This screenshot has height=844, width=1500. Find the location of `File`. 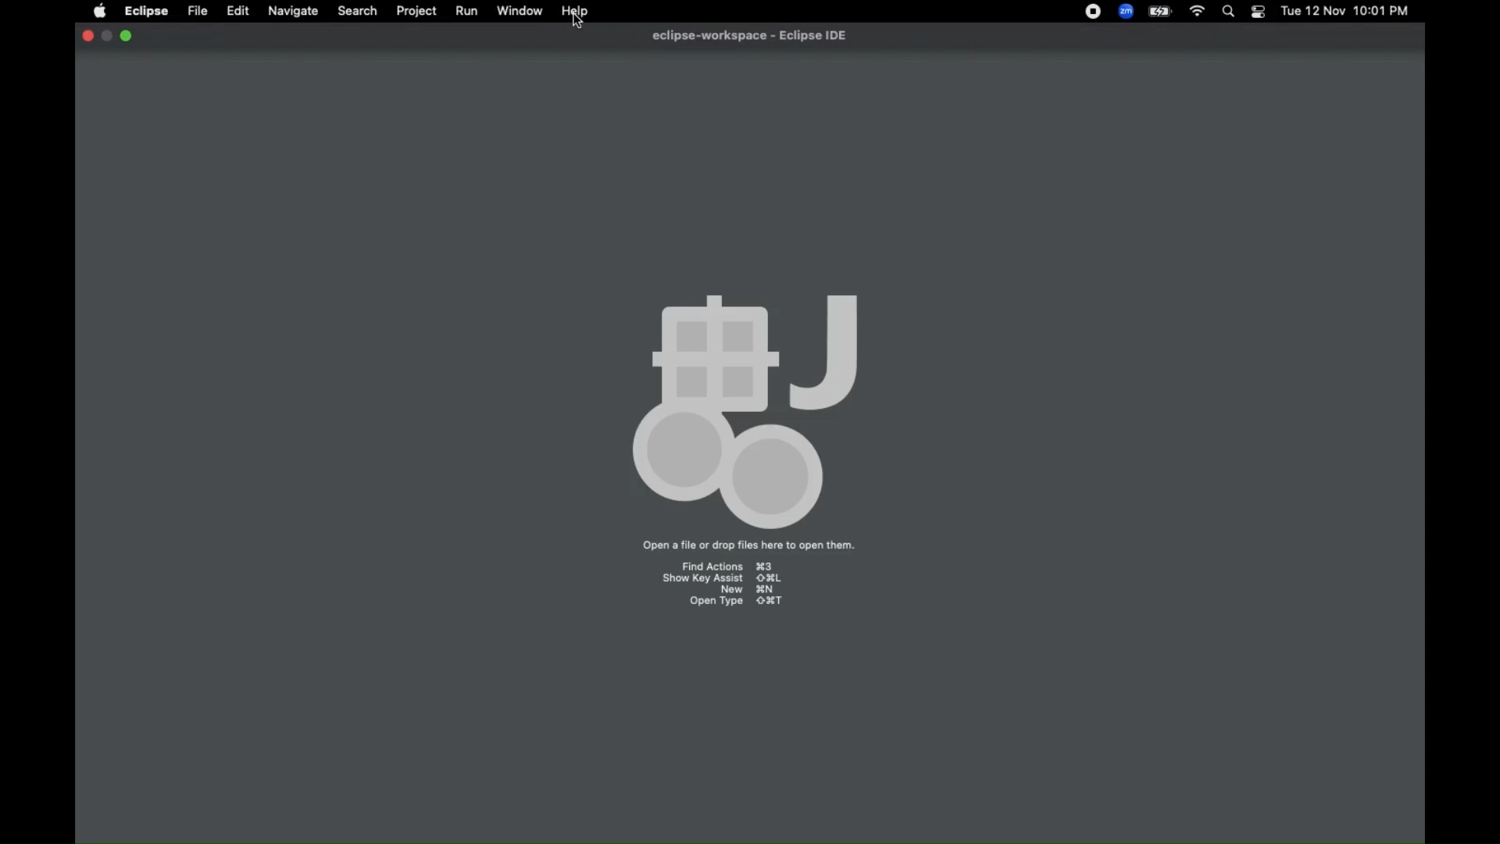

File is located at coordinates (198, 12).